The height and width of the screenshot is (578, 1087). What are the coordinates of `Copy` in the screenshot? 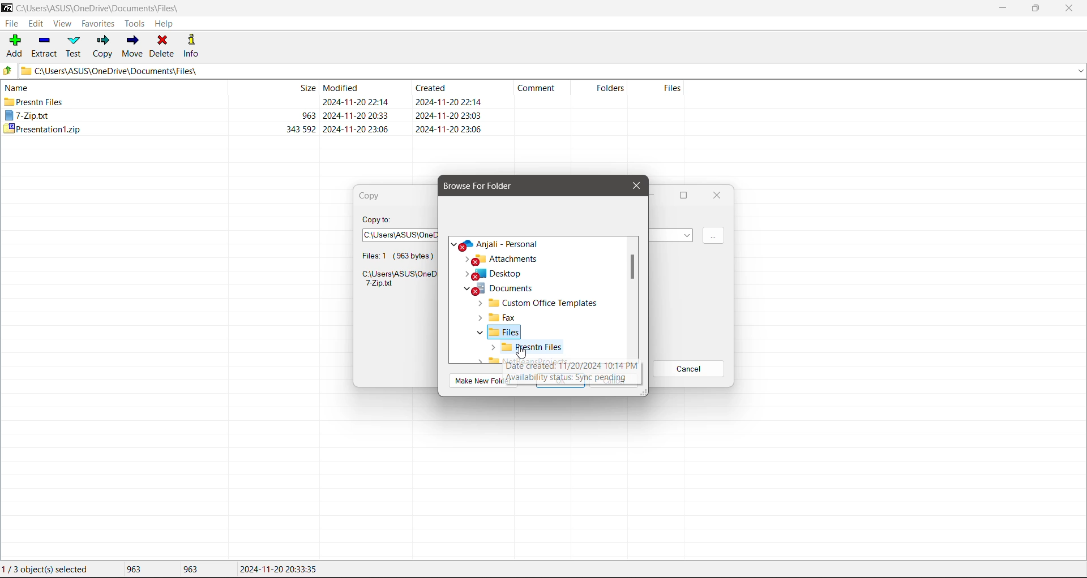 It's located at (102, 46).